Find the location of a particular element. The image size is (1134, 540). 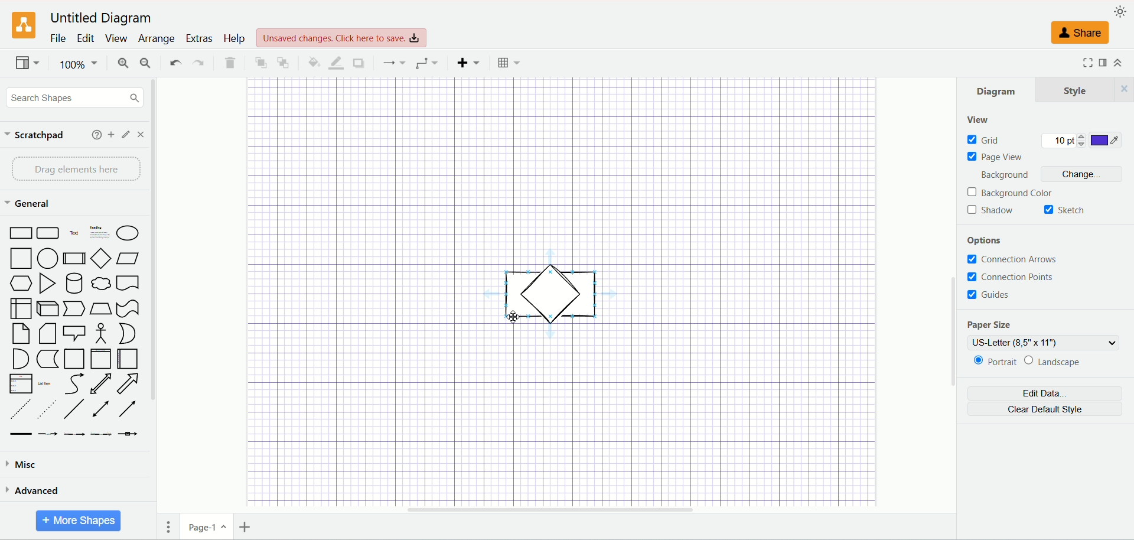

dashed line is located at coordinates (17, 408).